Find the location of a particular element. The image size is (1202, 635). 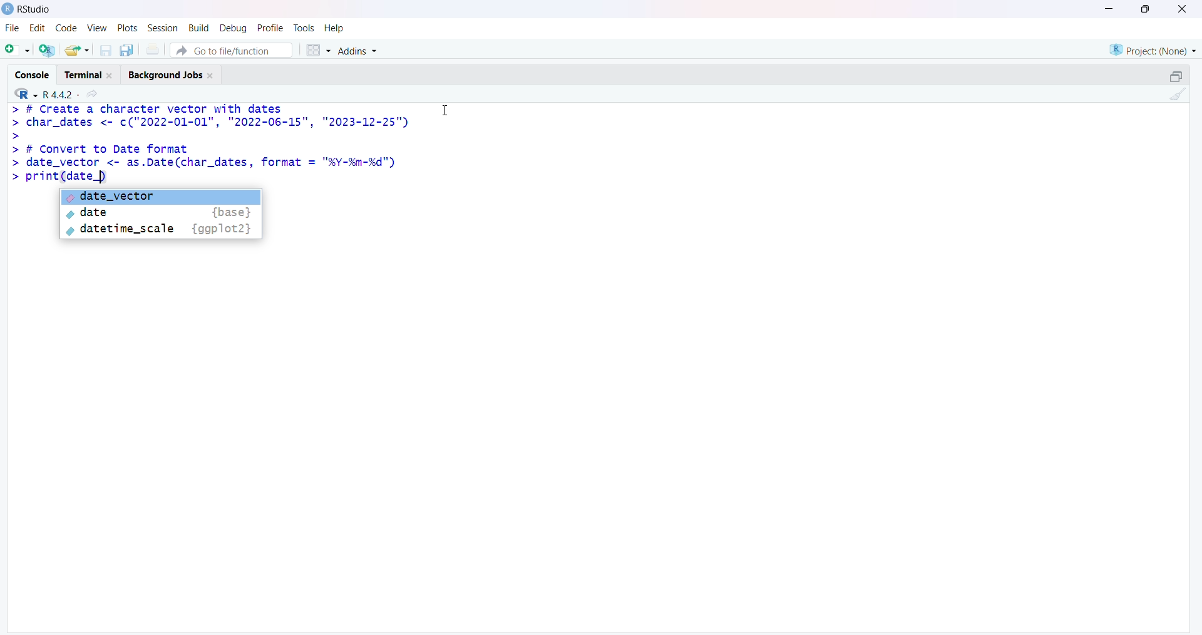

Create a project is located at coordinates (49, 49).